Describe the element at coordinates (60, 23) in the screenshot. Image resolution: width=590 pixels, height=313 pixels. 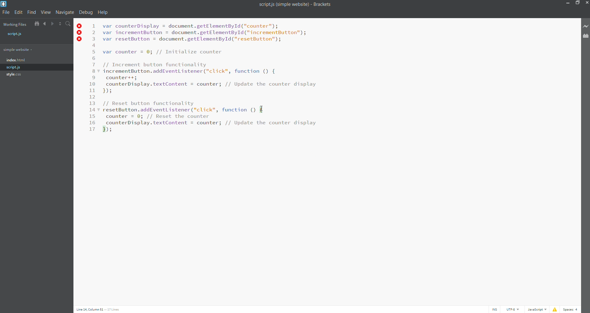
I see `split editor horizontally/vertically` at that location.